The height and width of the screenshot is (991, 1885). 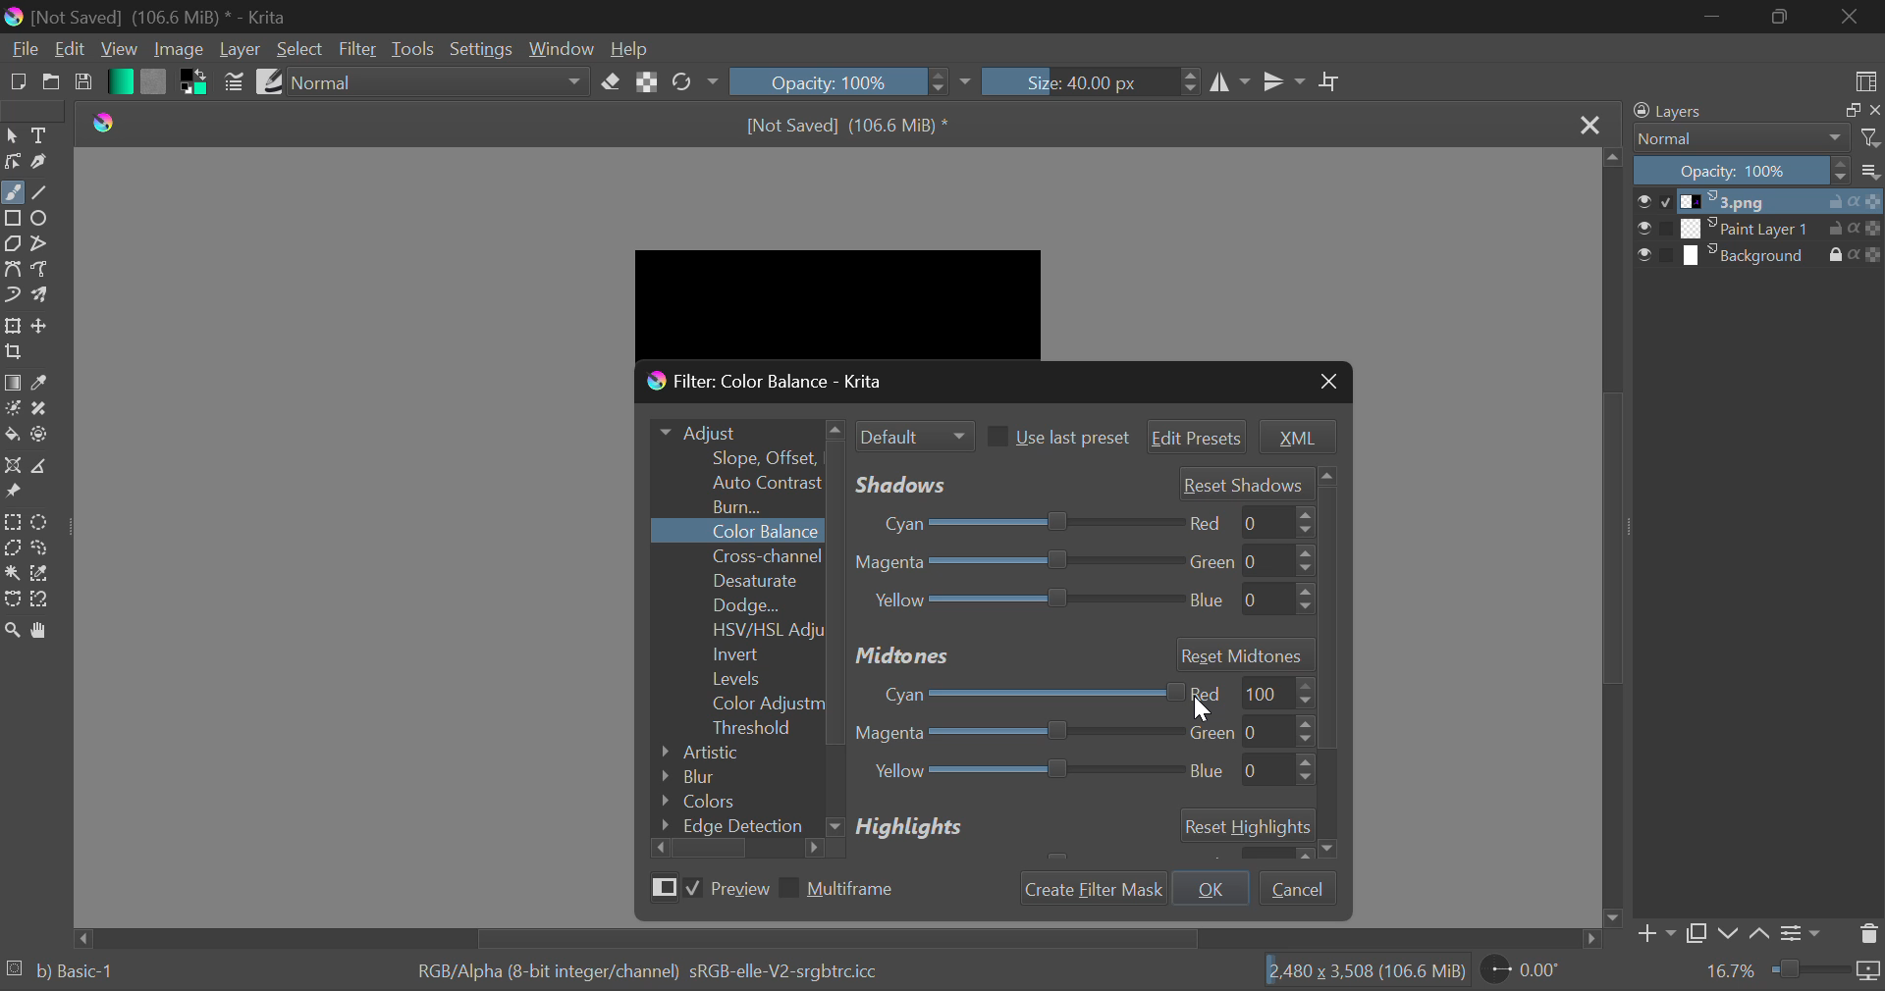 What do you see at coordinates (1867, 79) in the screenshot?
I see `Choose Workspace` at bounding box center [1867, 79].